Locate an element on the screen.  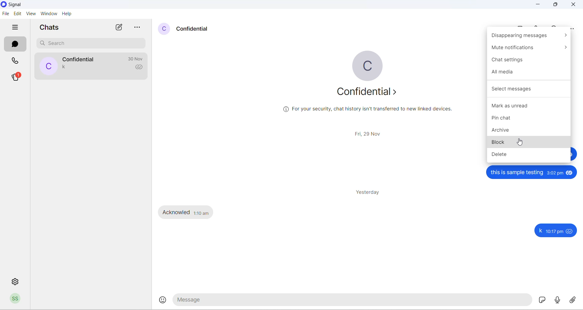
Acknowled is located at coordinates (176, 212).